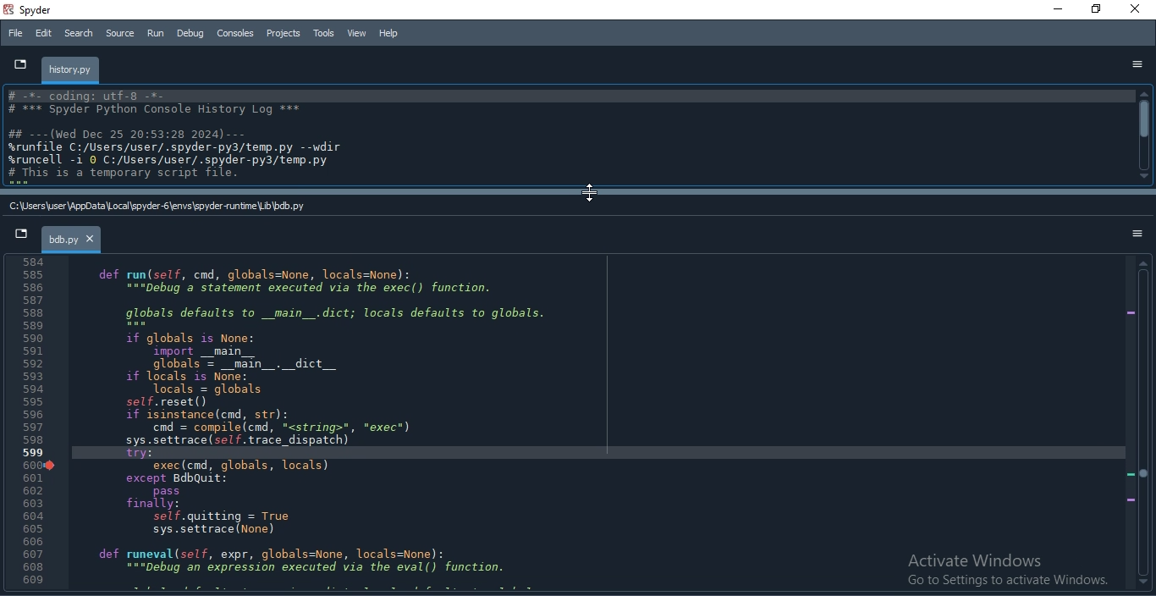 The height and width of the screenshot is (596, 1156). What do you see at coordinates (995, 571) in the screenshot?
I see `Activate Windows
Go to Settings to activate Windows.` at bounding box center [995, 571].